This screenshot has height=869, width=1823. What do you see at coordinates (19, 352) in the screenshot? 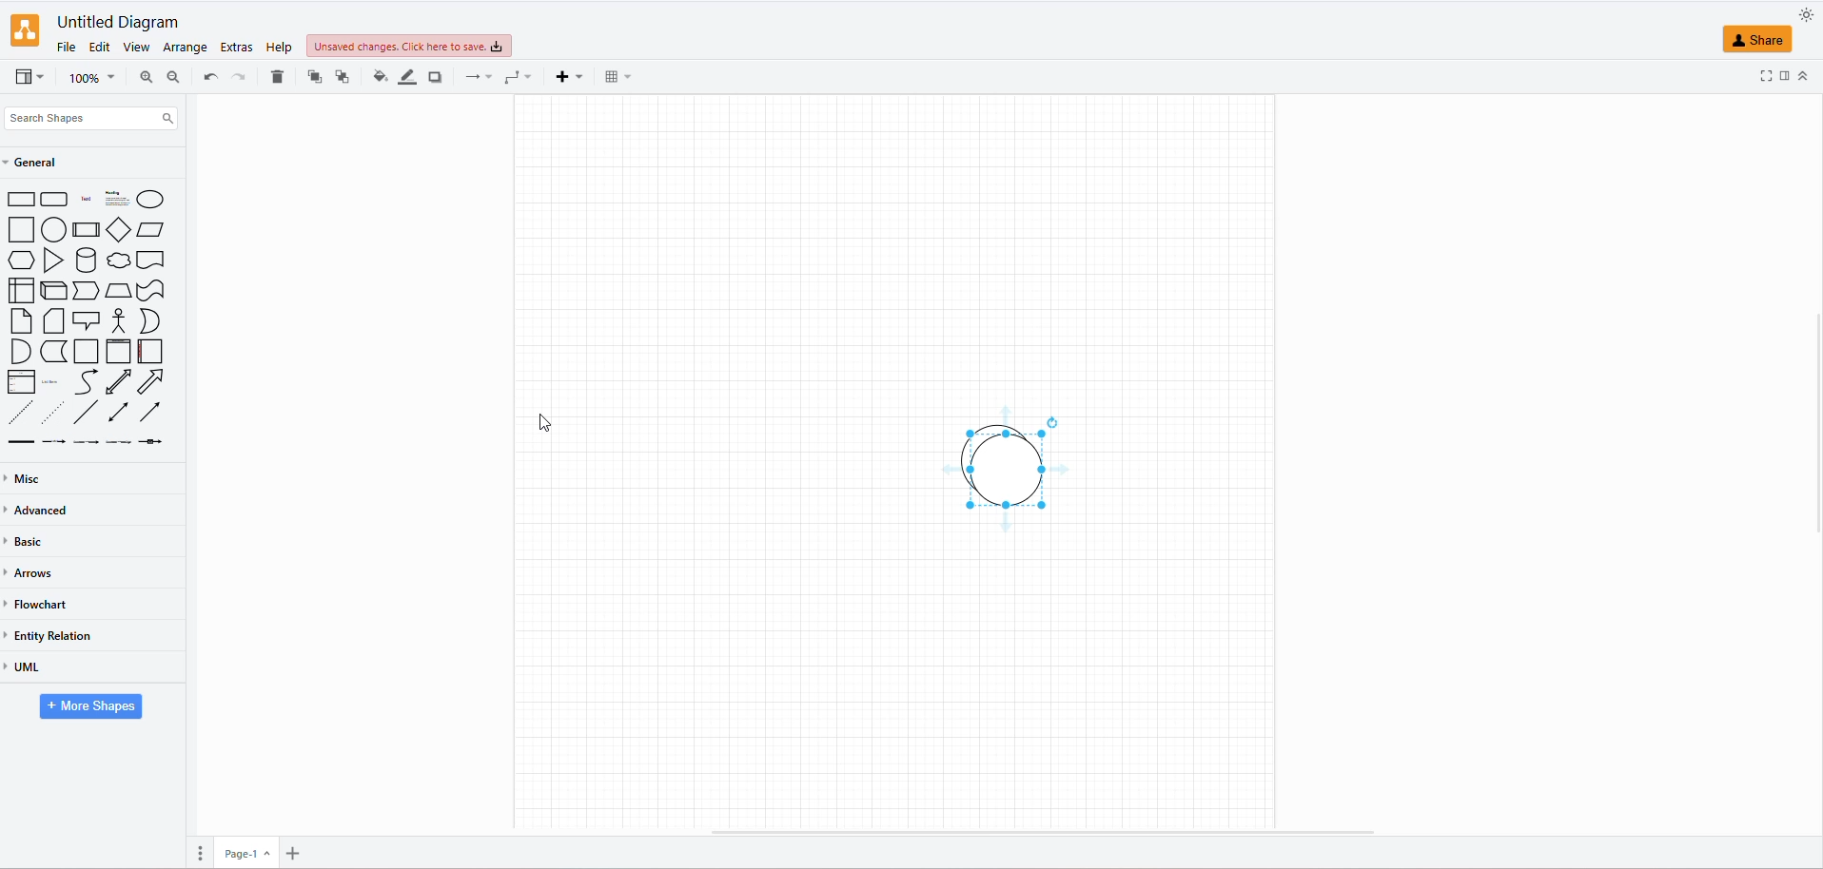
I see `AND` at bounding box center [19, 352].